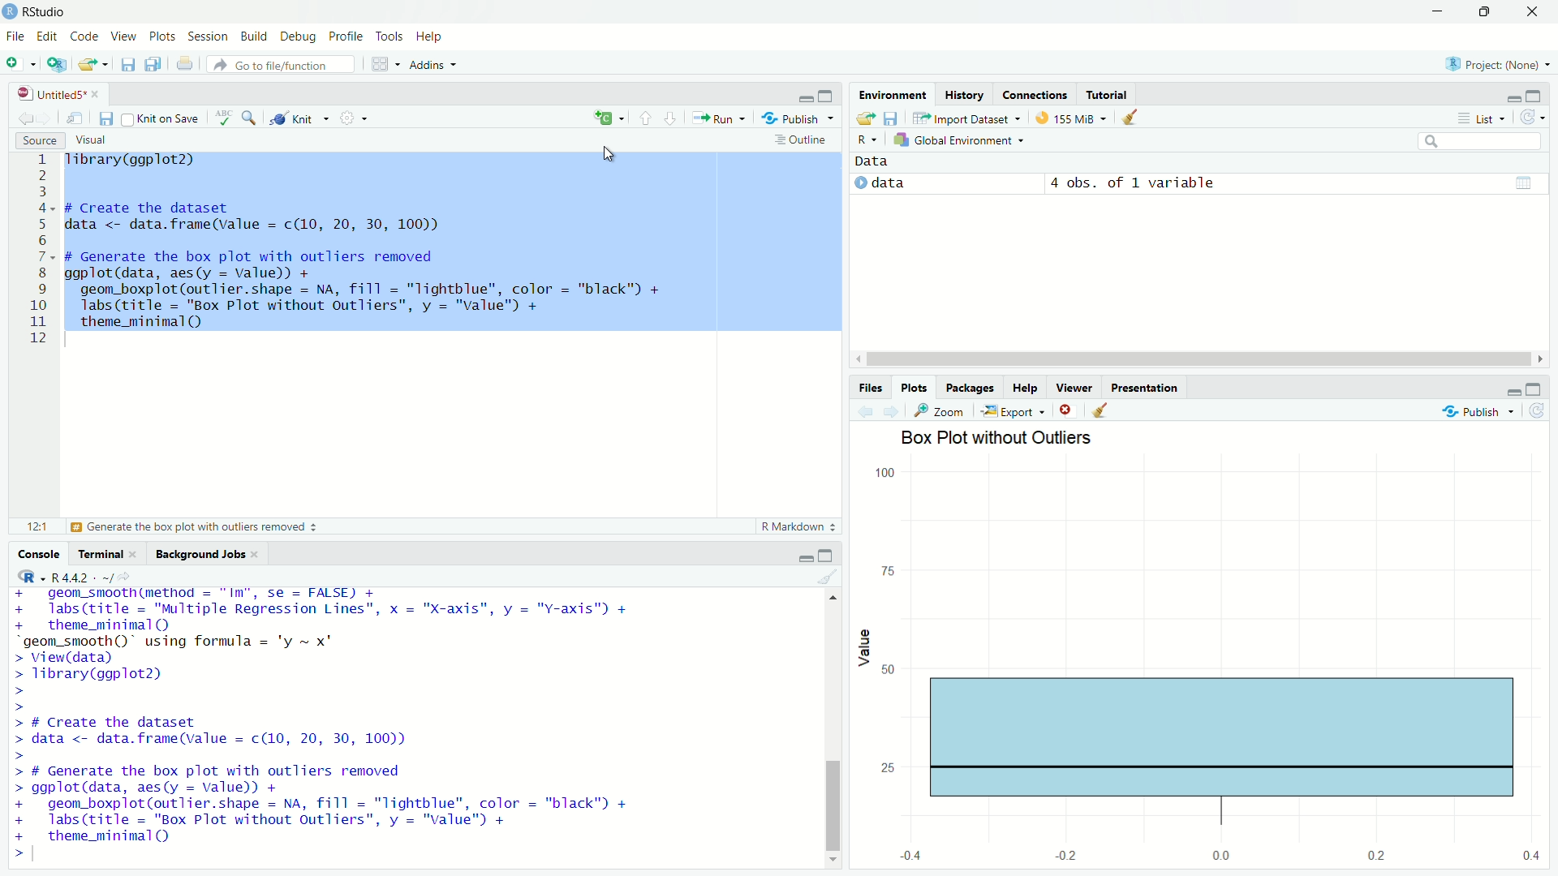 This screenshot has width=1558, height=876. What do you see at coordinates (1483, 118) in the screenshot?
I see `© List` at bounding box center [1483, 118].